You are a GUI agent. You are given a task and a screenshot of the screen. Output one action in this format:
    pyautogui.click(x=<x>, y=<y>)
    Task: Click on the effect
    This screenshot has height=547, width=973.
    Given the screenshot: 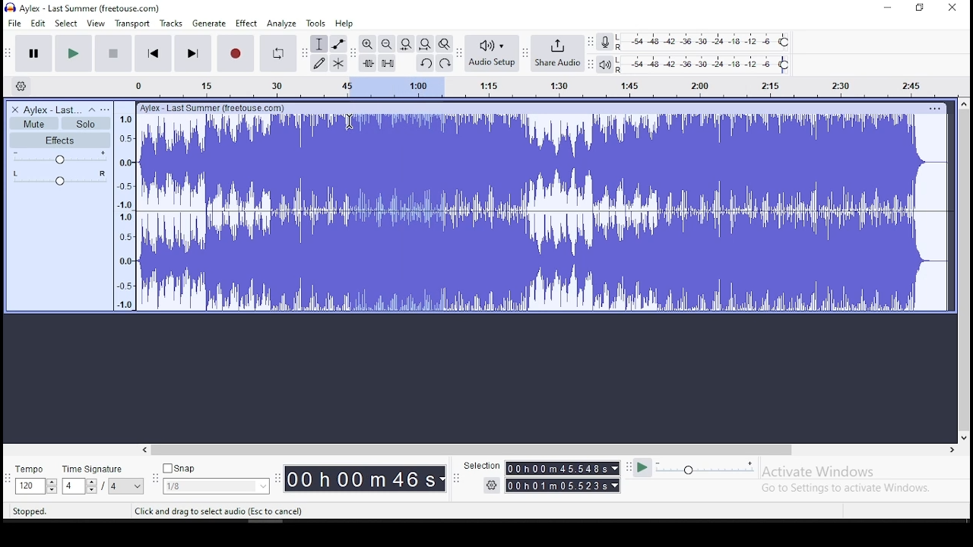 What is the action you would take?
    pyautogui.click(x=246, y=24)
    